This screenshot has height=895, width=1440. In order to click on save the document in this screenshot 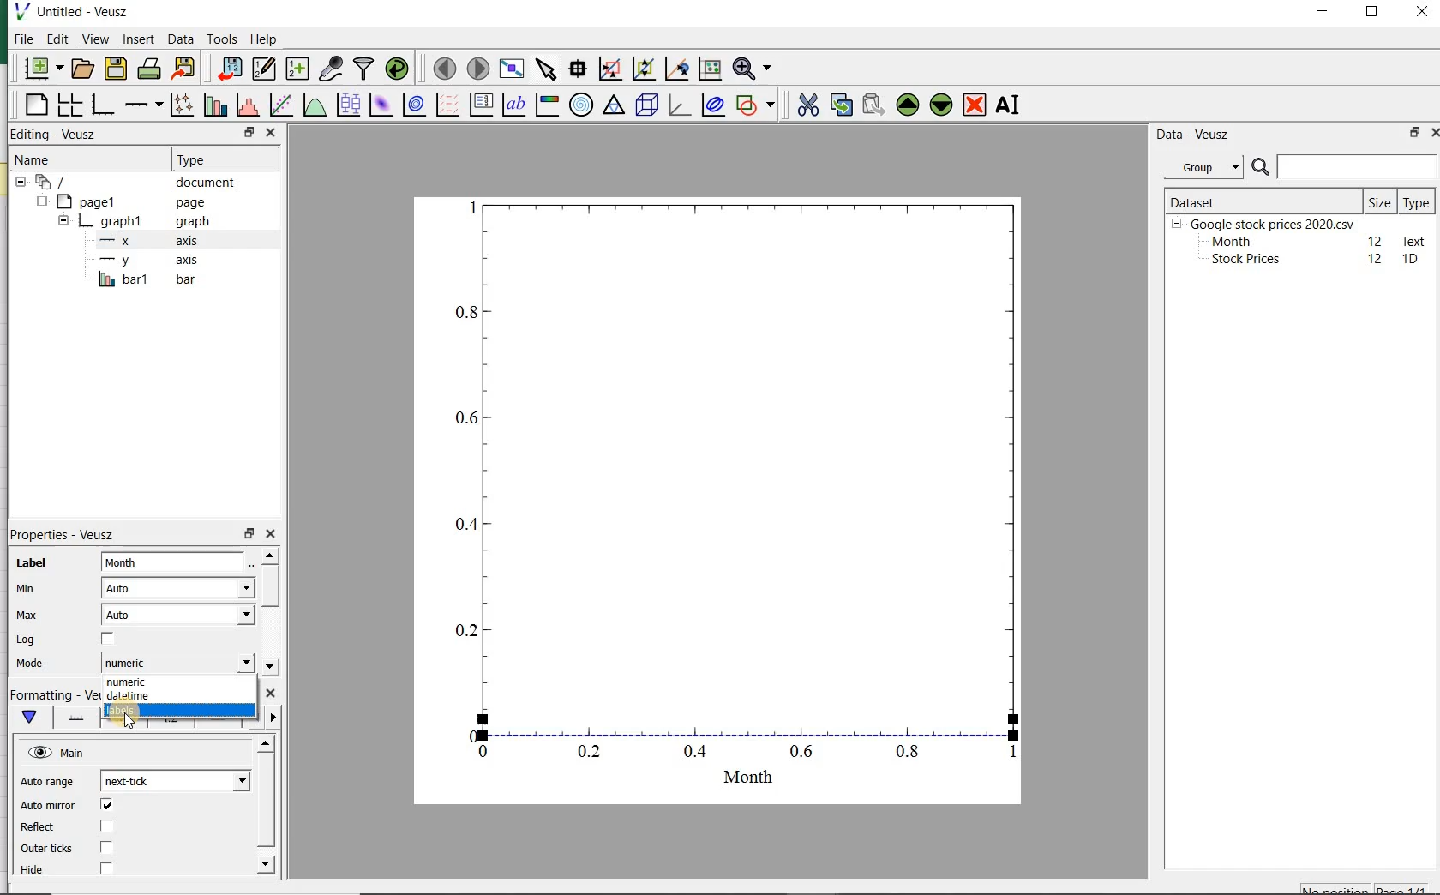, I will do `click(116, 69)`.